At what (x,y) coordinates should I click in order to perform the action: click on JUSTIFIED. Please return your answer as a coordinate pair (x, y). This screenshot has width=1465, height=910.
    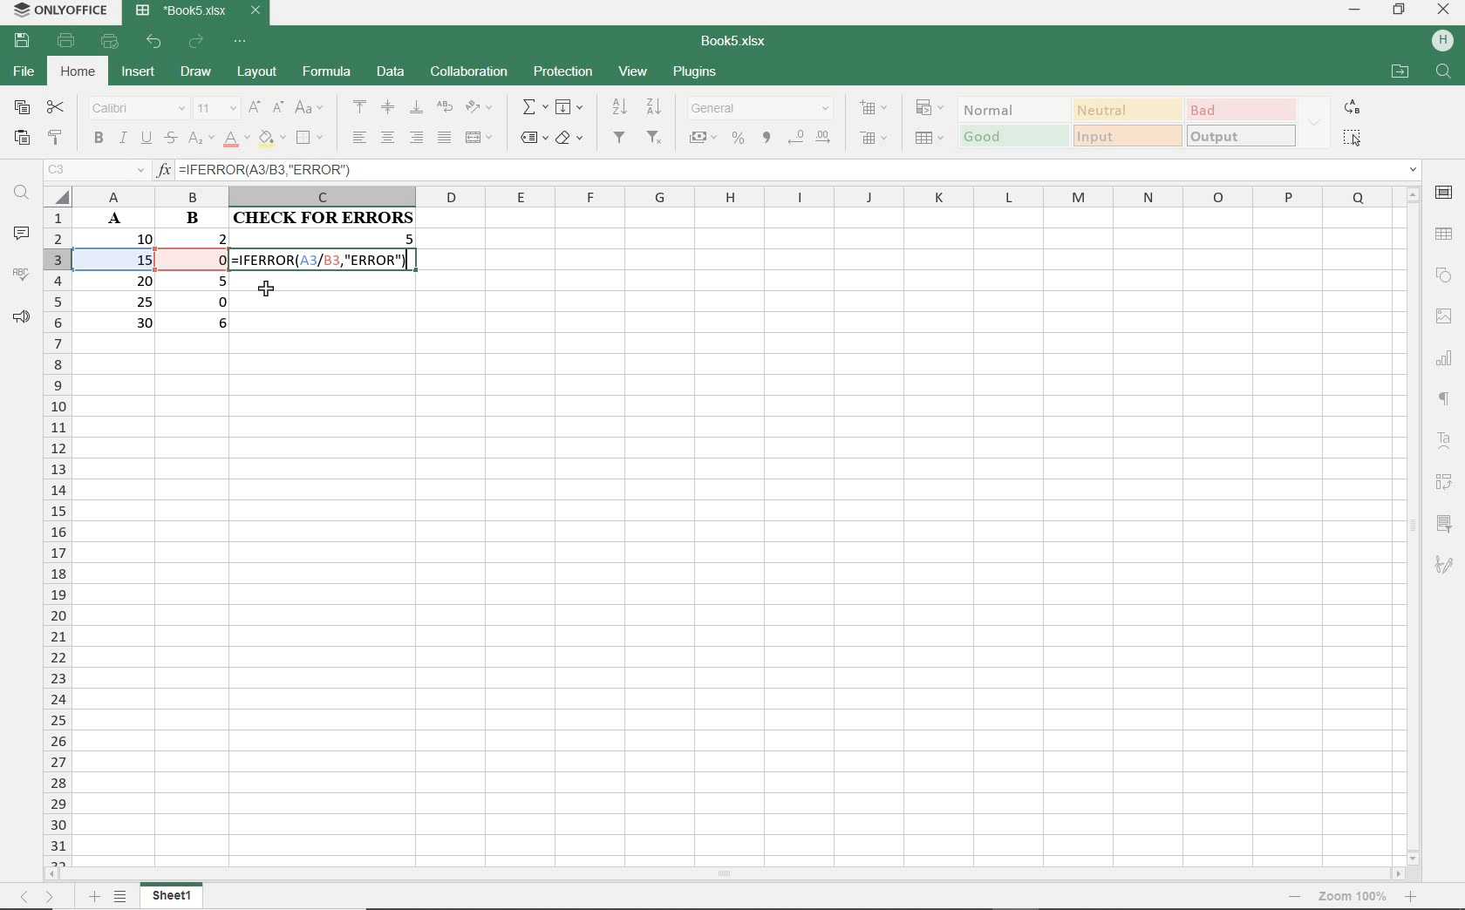
    Looking at the image, I should click on (446, 137).